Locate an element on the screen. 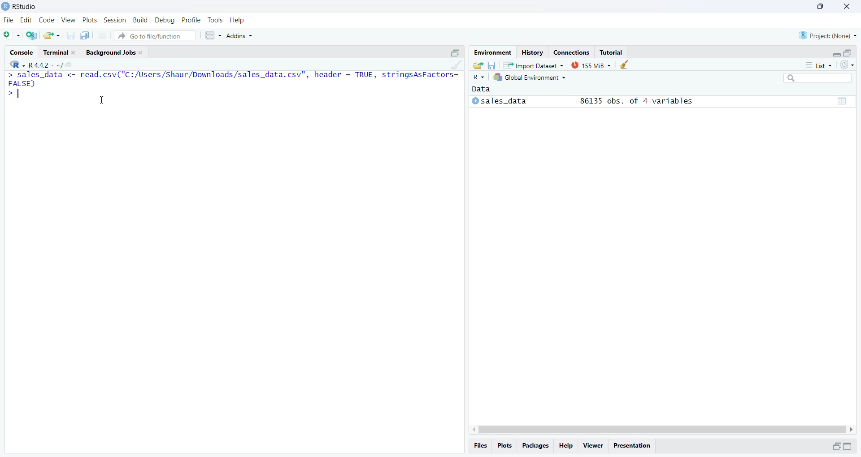 This screenshot has width=861, height=457. Save workspace as is located at coordinates (493, 66).